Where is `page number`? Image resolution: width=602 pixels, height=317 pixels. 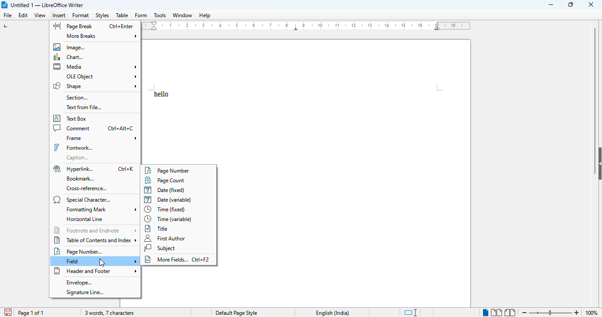
page number is located at coordinates (79, 251).